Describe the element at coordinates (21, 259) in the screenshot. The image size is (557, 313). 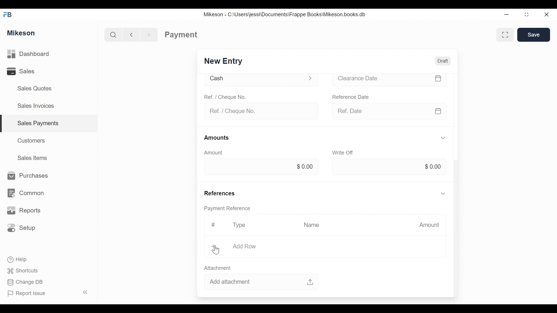
I see `Help` at that location.